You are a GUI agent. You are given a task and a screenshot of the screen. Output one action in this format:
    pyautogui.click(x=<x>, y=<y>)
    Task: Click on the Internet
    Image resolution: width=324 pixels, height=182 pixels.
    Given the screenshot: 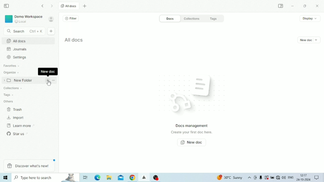 What is the action you would take?
    pyautogui.click(x=278, y=178)
    